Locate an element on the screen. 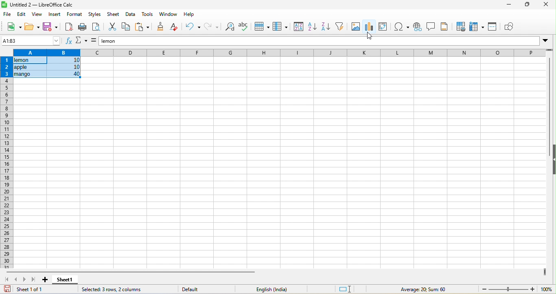  clone formatting is located at coordinates (160, 27).